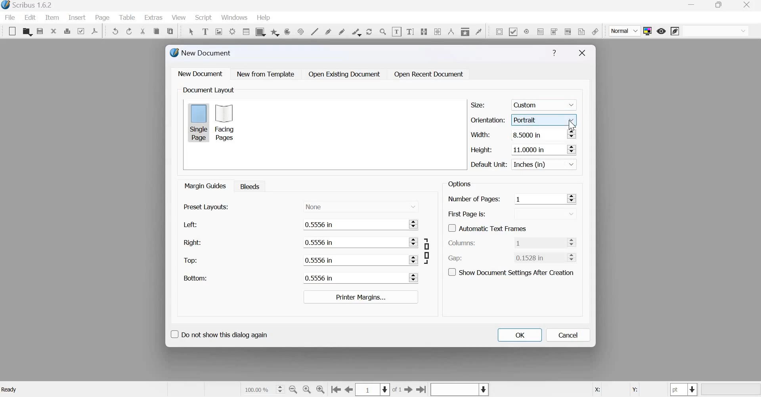 The image size is (761, 397). I want to click on preview mode, so click(661, 31).